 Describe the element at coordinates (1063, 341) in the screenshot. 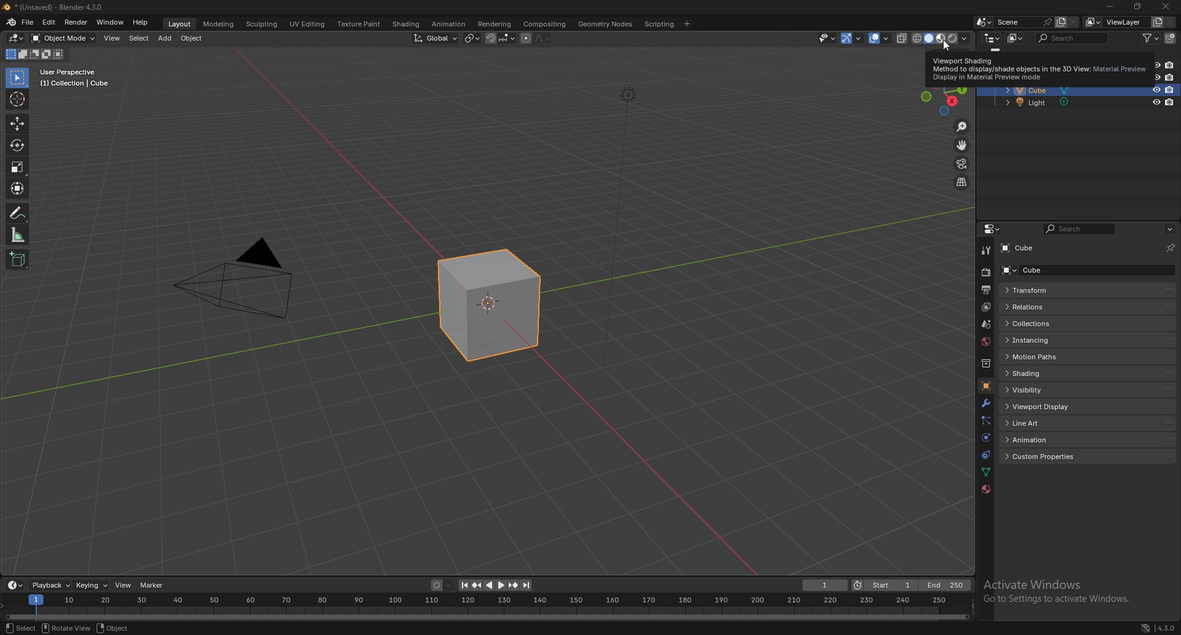

I see `instancing` at that location.